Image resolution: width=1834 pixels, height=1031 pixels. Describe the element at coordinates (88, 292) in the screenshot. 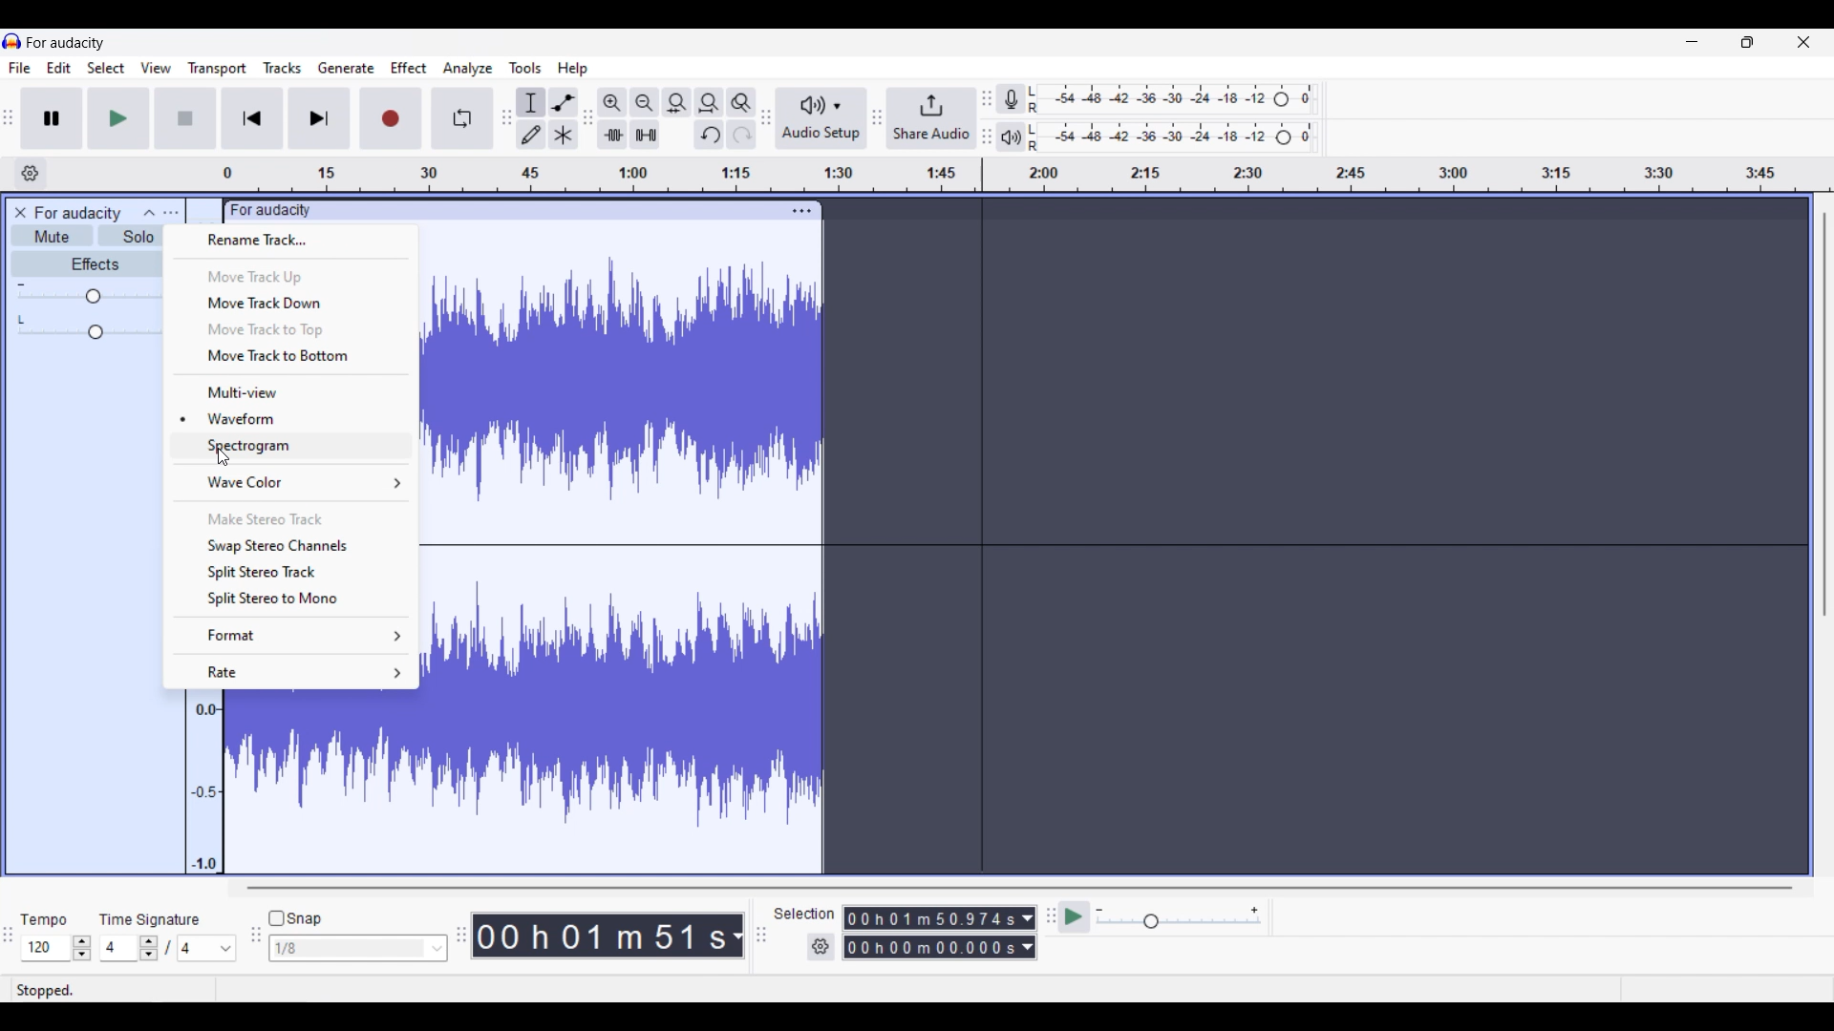

I see `Volume slider` at that location.